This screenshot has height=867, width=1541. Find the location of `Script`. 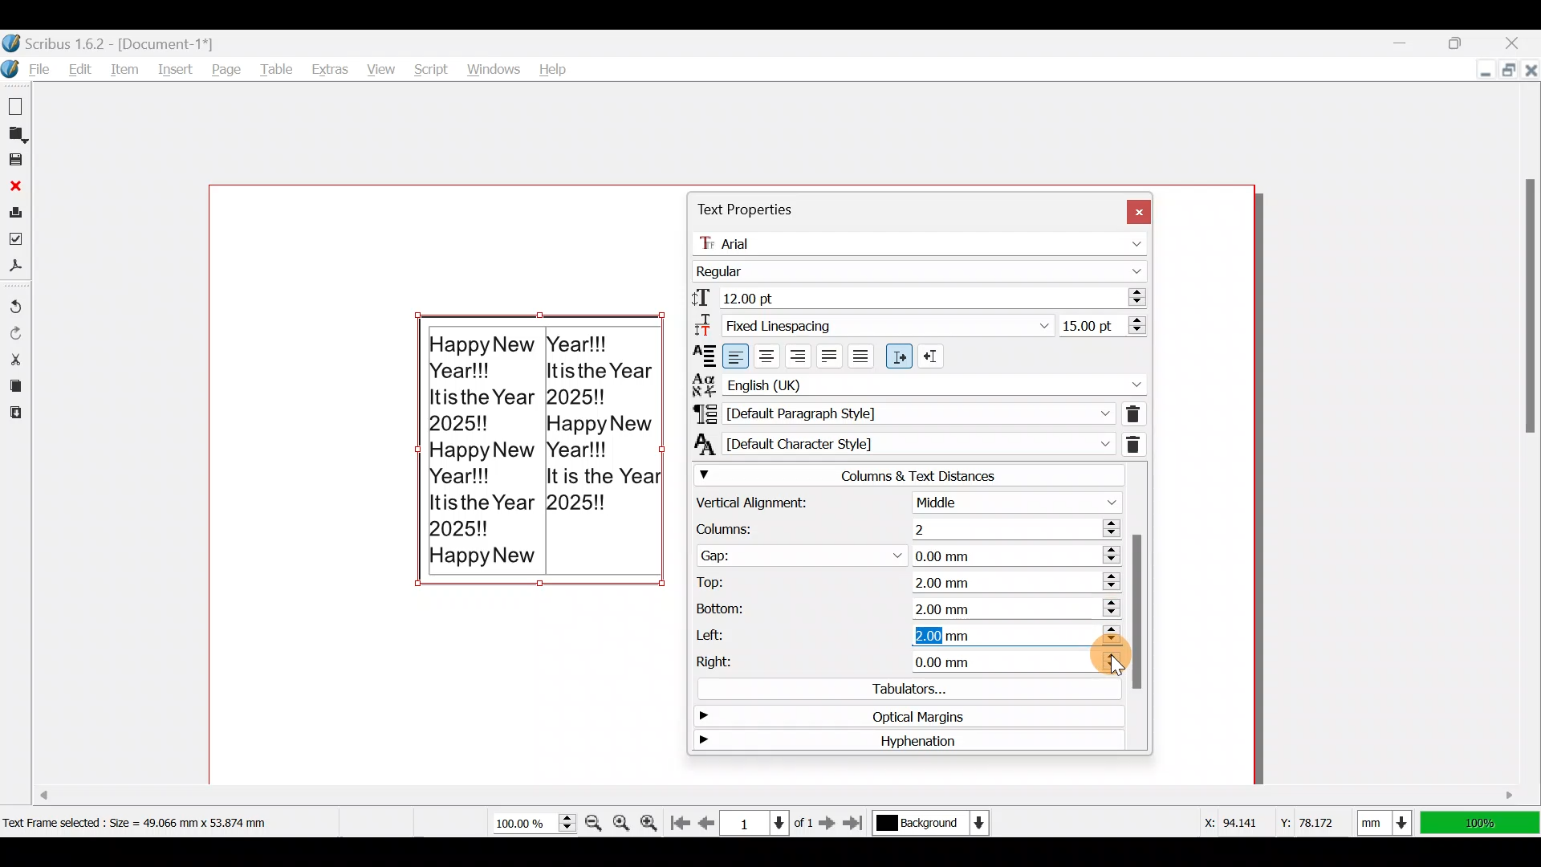

Script is located at coordinates (425, 65).